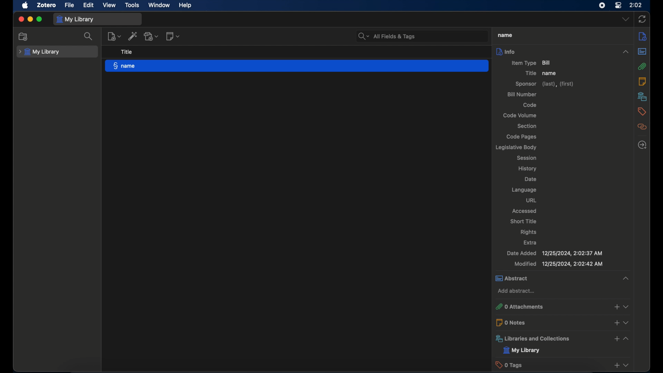  What do you see at coordinates (128, 52) in the screenshot?
I see `title` at bounding box center [128, 52].